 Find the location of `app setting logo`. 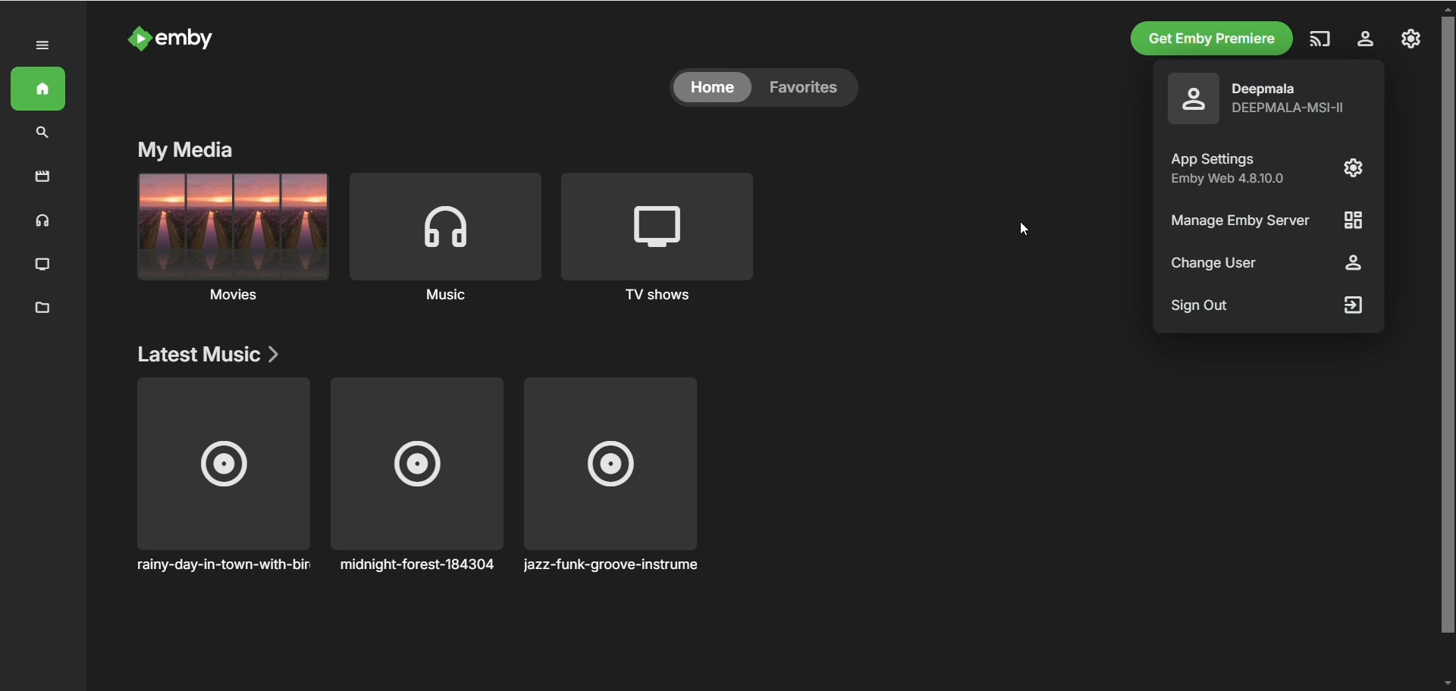

app setting logo is located at coordinates (1352, 171).